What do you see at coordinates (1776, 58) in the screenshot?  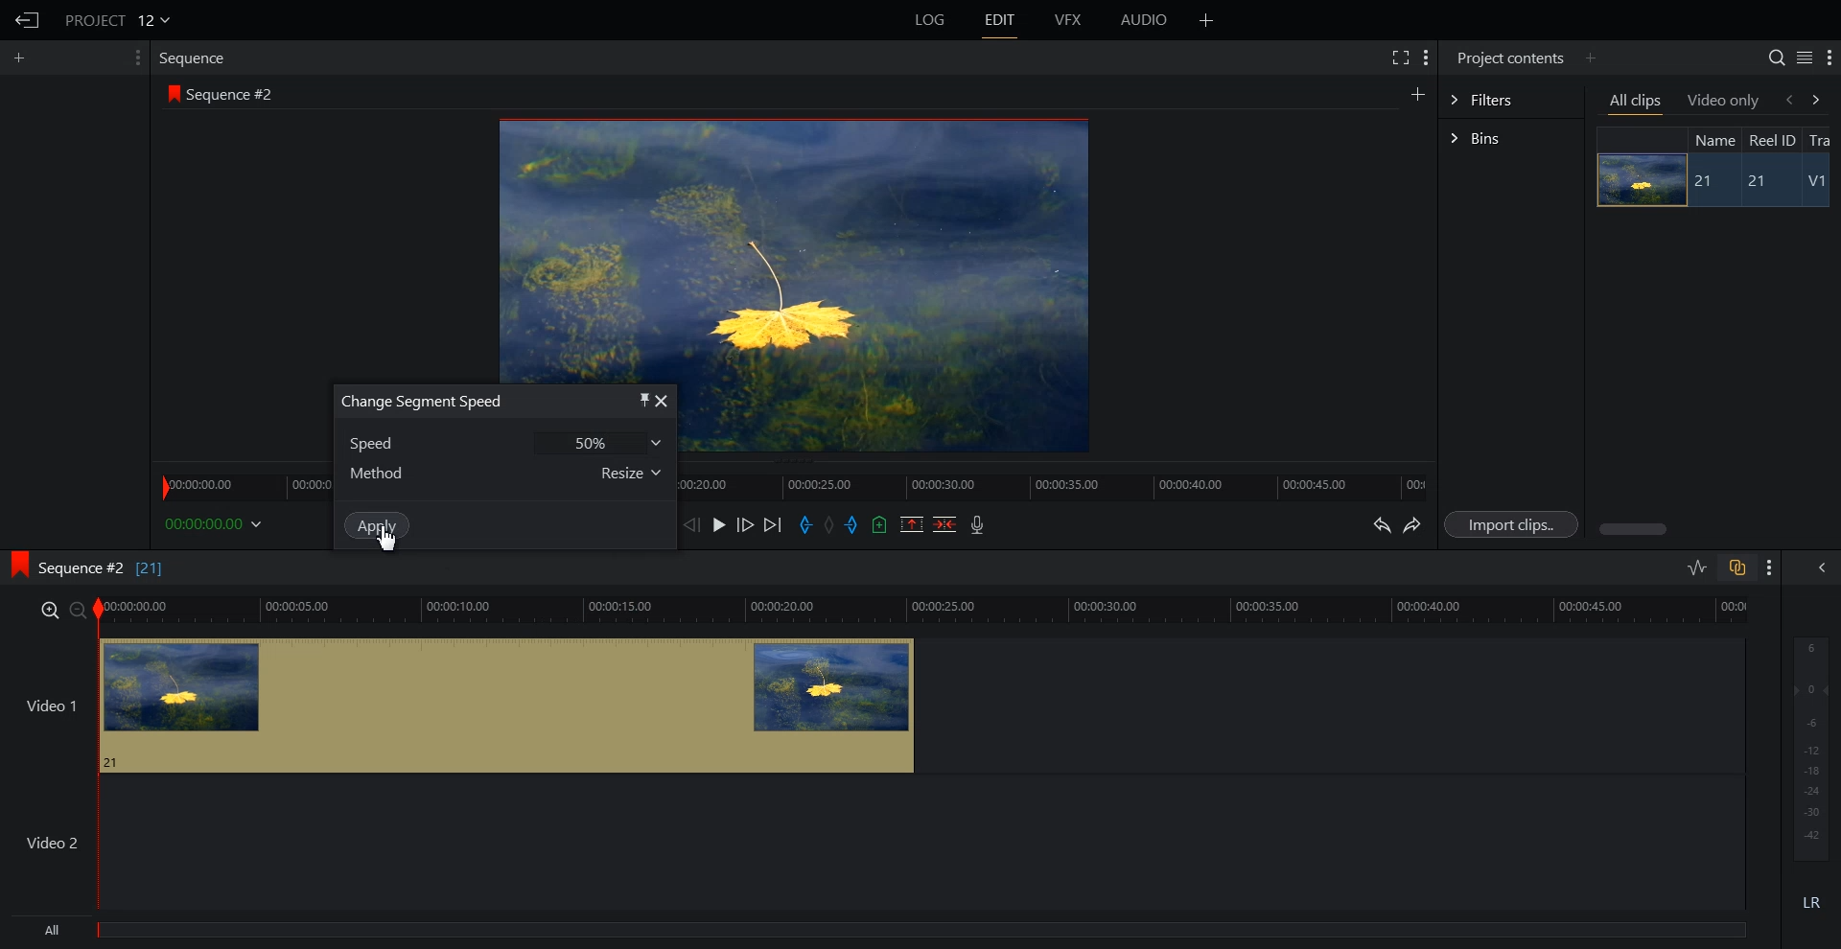 I see `Search` at bounding box center [1776, 58].